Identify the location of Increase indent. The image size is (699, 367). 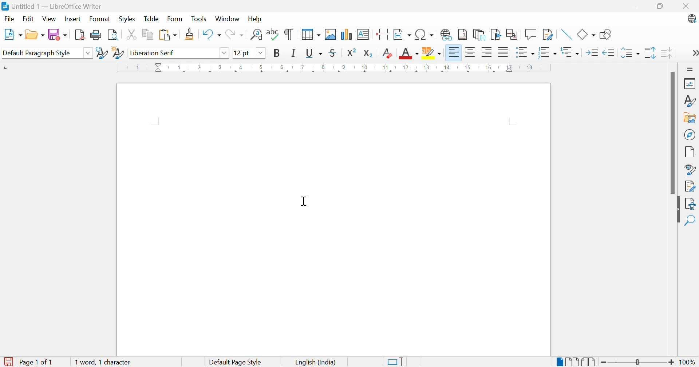
(592, 53).